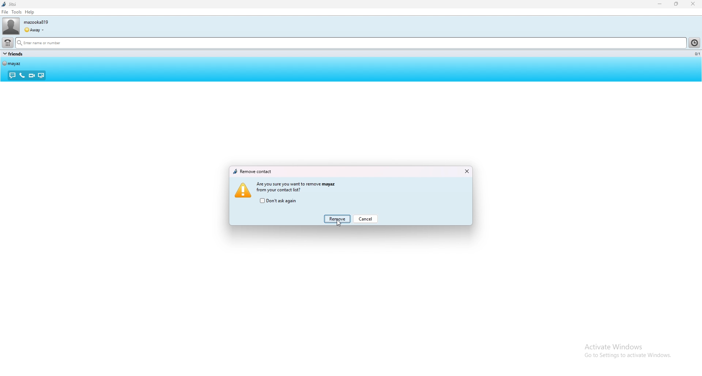  What do you see at coordinates (16, 12) in the screenshot?
I see `tools` at bounding box center [16, 12].